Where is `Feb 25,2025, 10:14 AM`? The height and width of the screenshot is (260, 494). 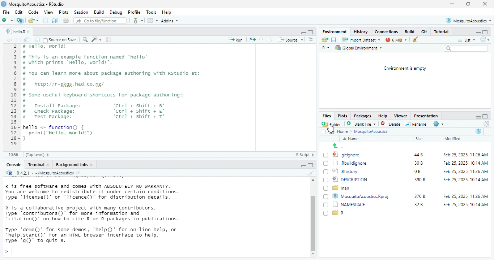 Feb 25,2025, 10:14 AM is located at coordinates (466, 206).